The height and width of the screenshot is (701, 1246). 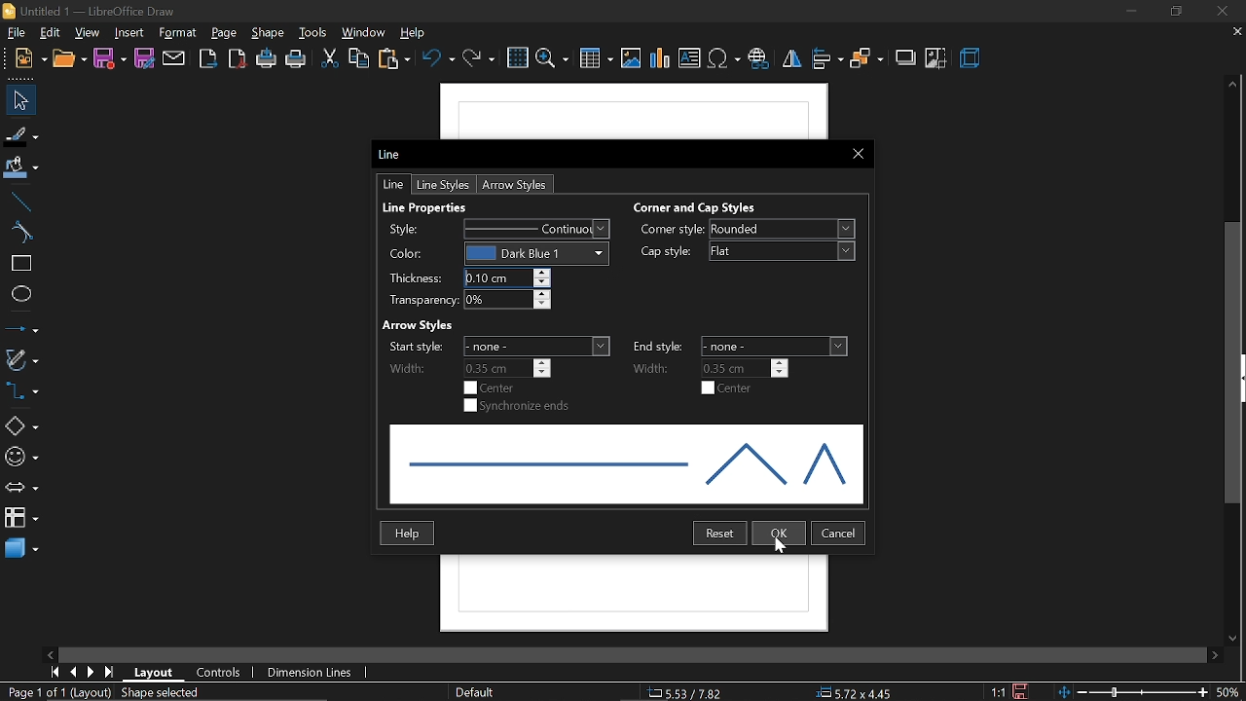 What do you see at coordinates (659, 345) in the screenshot?
I see `End style:` at bounding box center [659, 345].